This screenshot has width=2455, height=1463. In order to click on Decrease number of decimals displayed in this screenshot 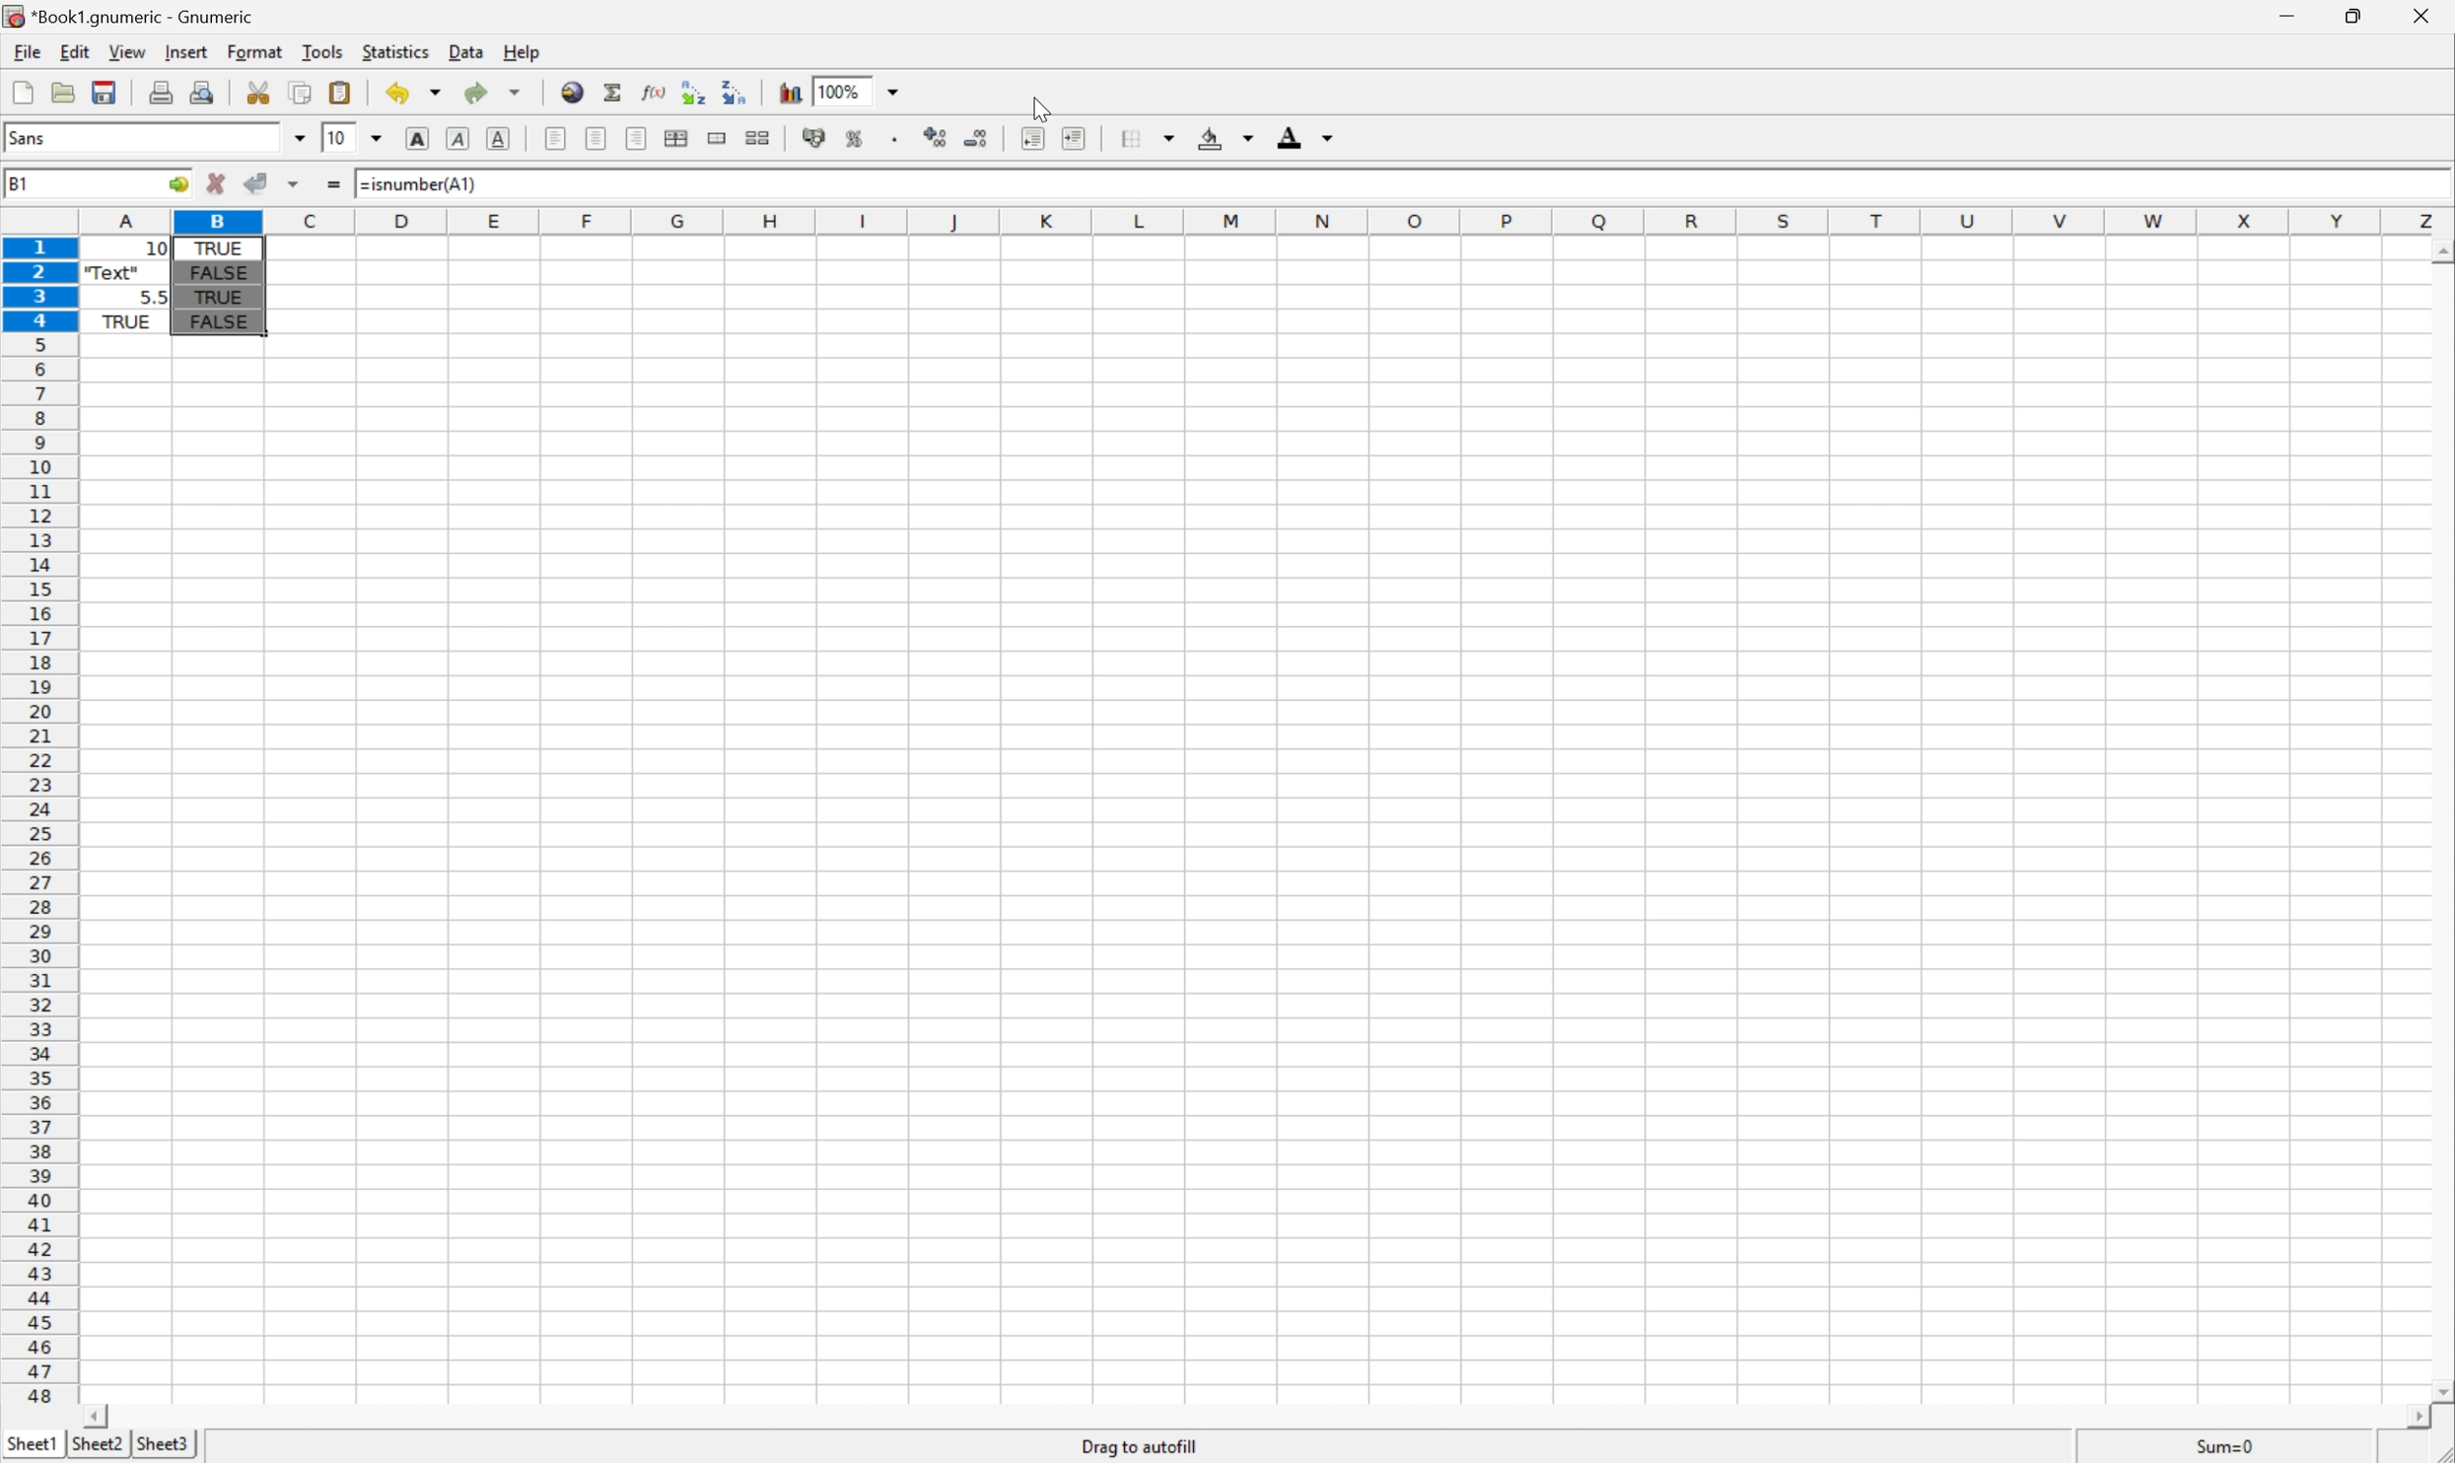, I will do `click(978, 139)`.